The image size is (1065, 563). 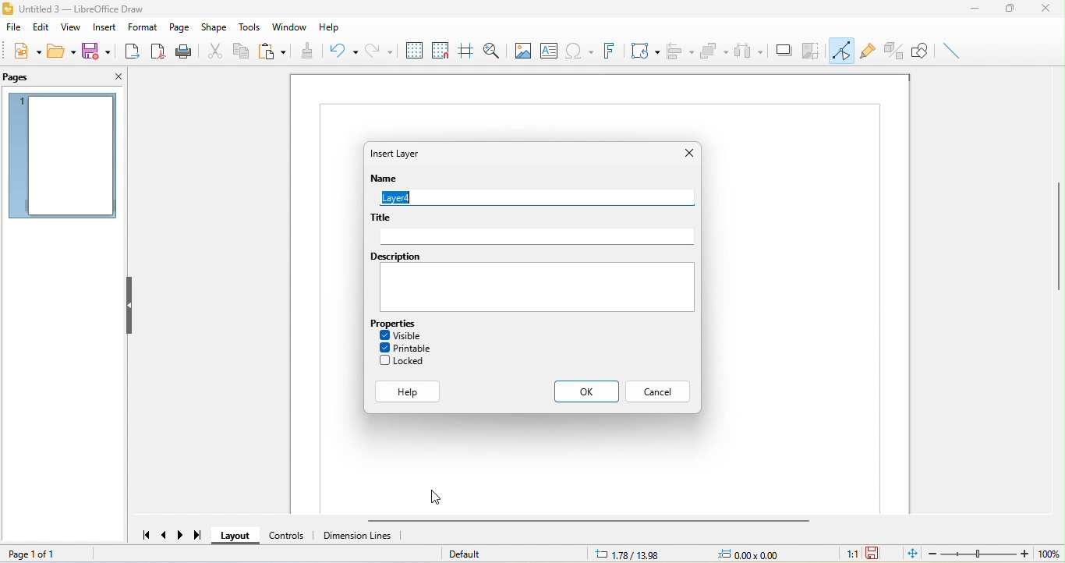 I want to click on page, so click(x=179, y=27).